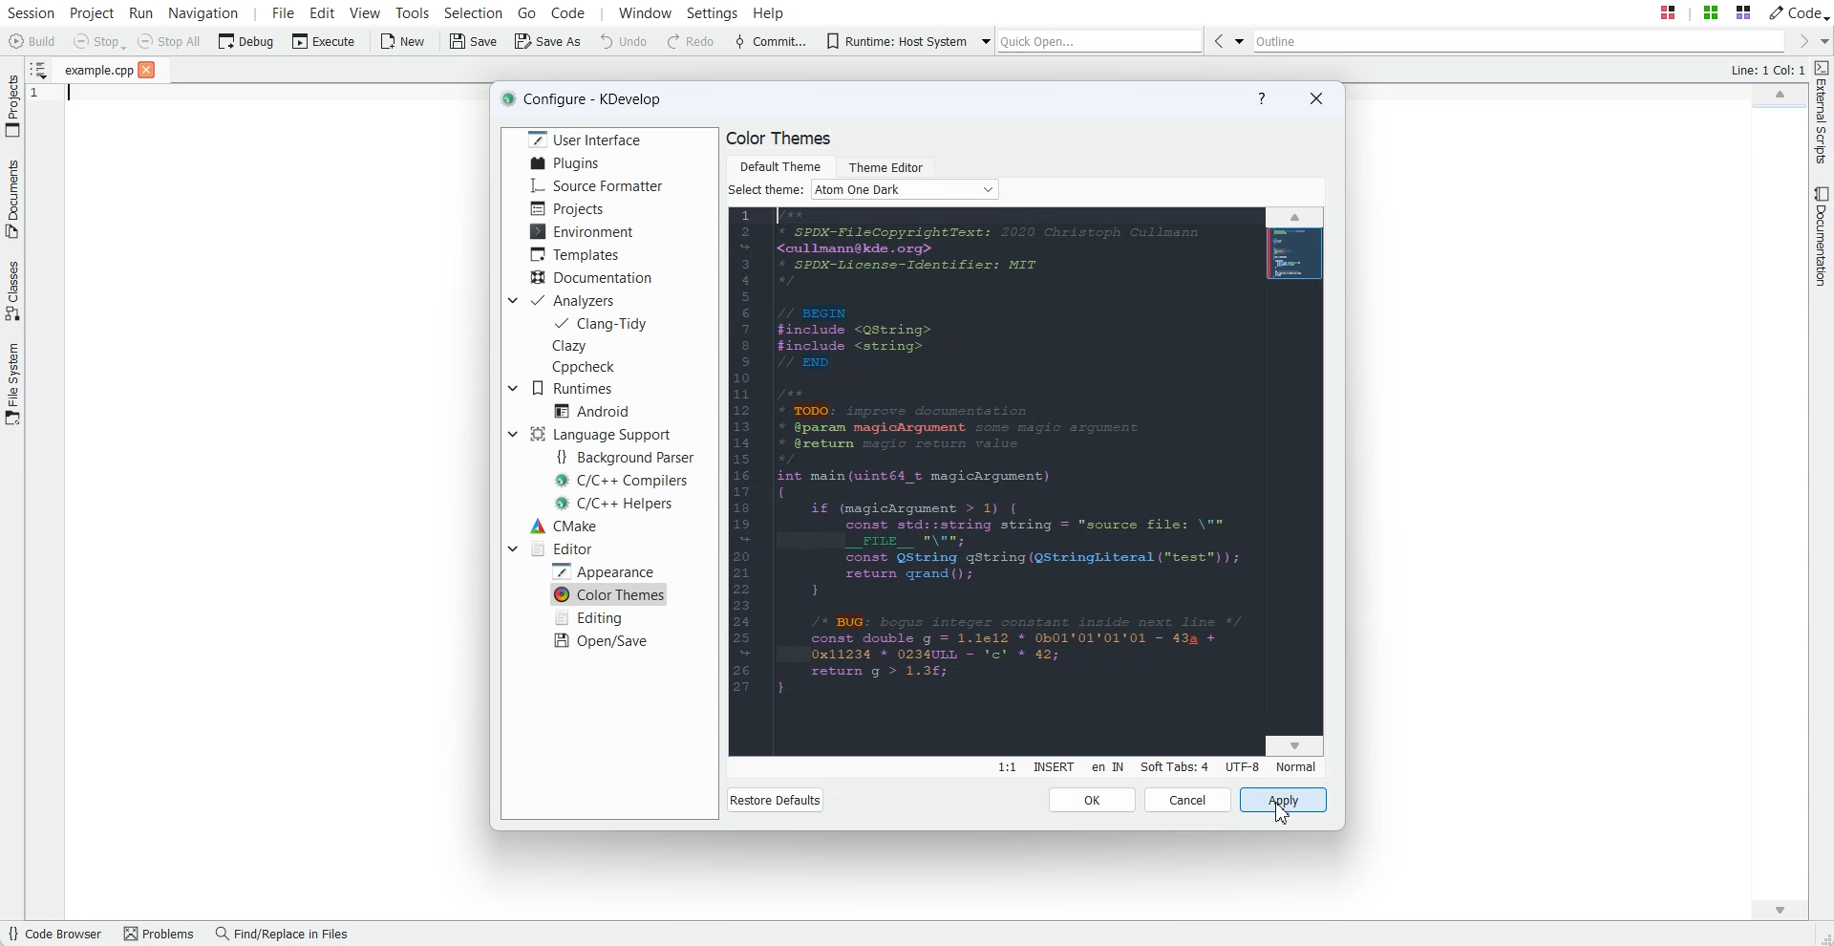  Describe the element at coordinates (66, 98) in the screenshot. I see `Text Cursor` at that location.